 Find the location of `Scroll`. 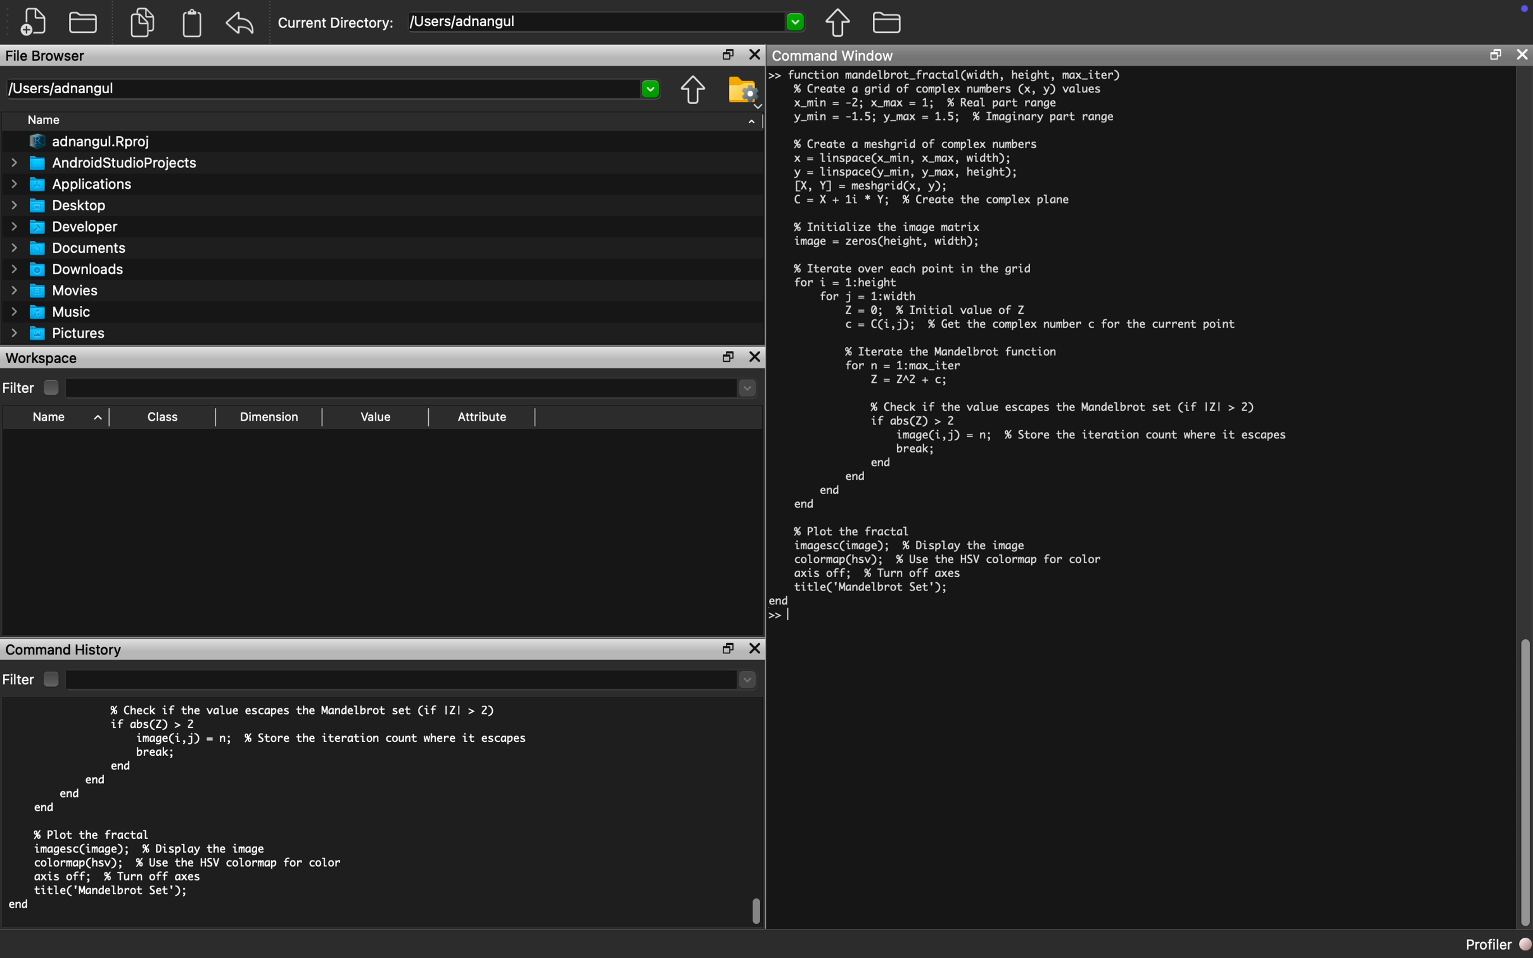

Scroll is located at coordinates (758, 912).